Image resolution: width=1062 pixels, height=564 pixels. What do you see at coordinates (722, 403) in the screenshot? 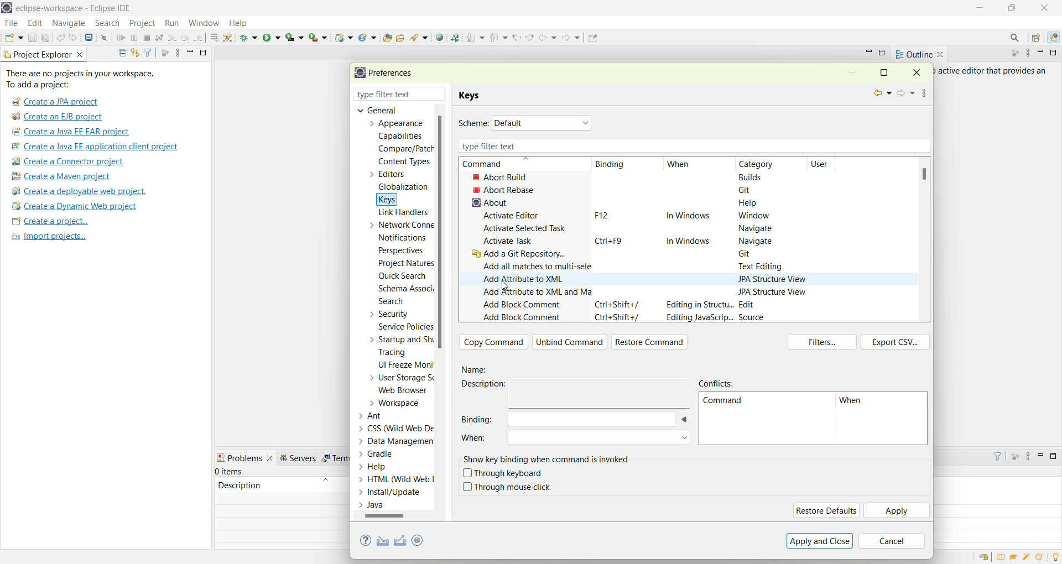
I see `command` at bounding box center [722, 403].